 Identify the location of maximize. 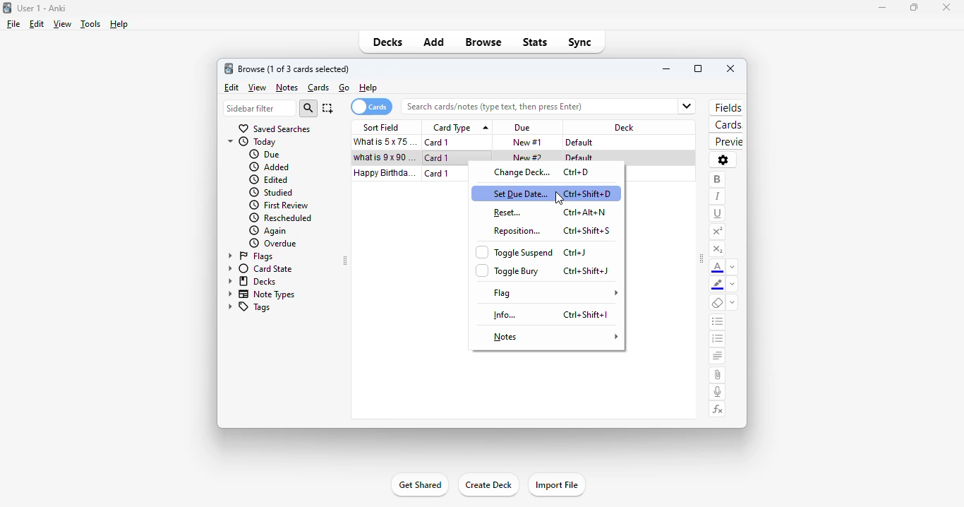
(698, 68).